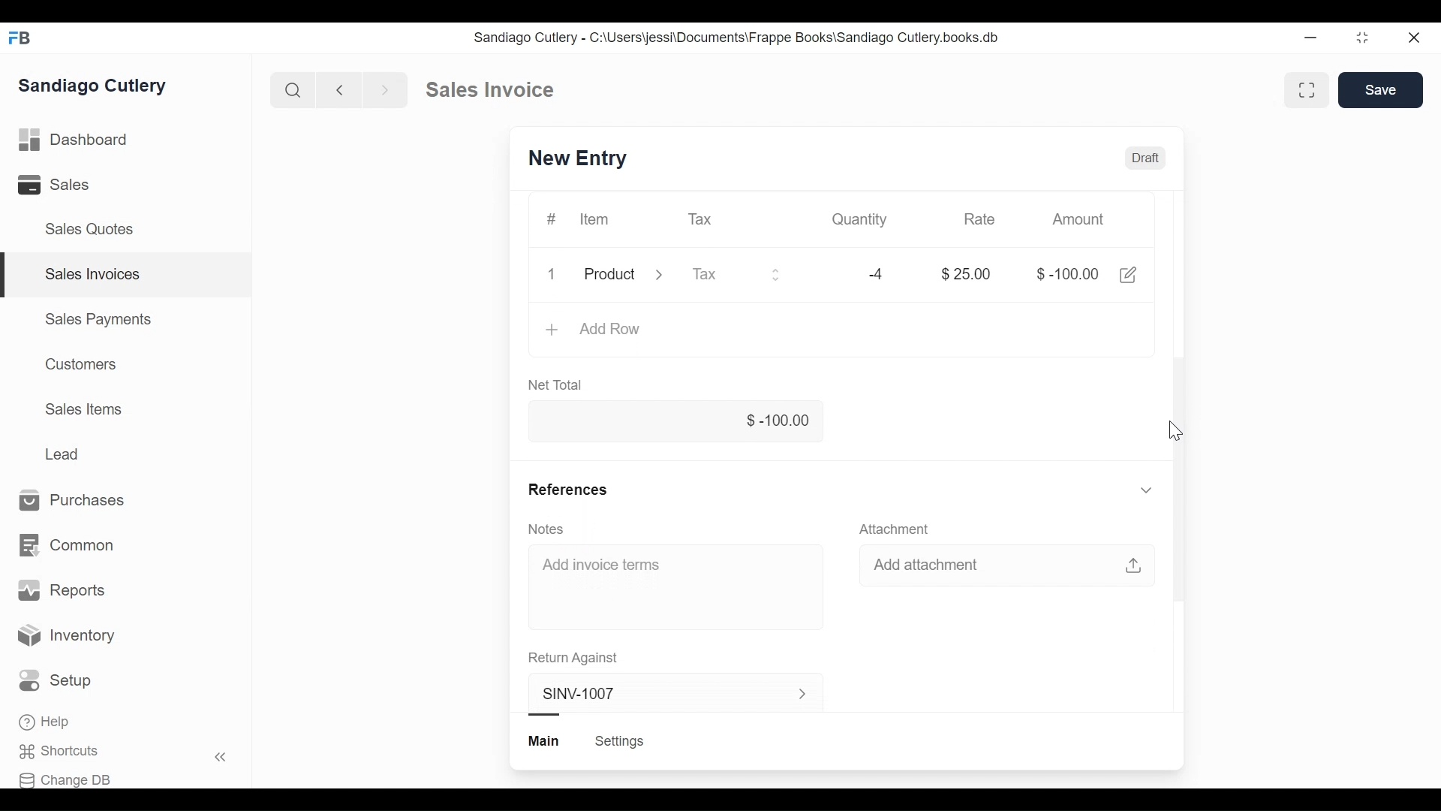 The image size is (1441, 811). I want to click on Add attachment, so click(1010, 568).